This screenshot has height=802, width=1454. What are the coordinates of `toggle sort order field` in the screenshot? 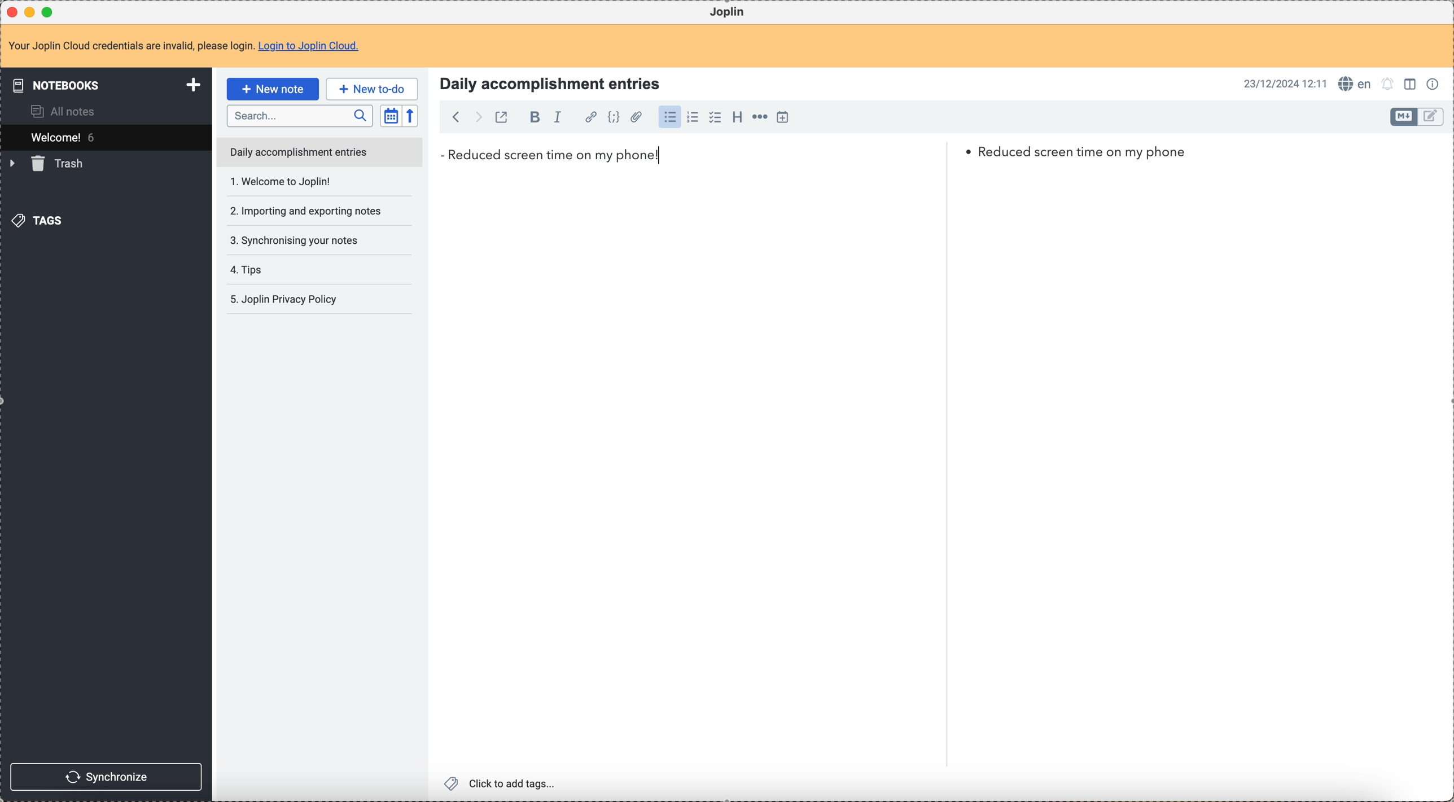 It's located at (391, 115).